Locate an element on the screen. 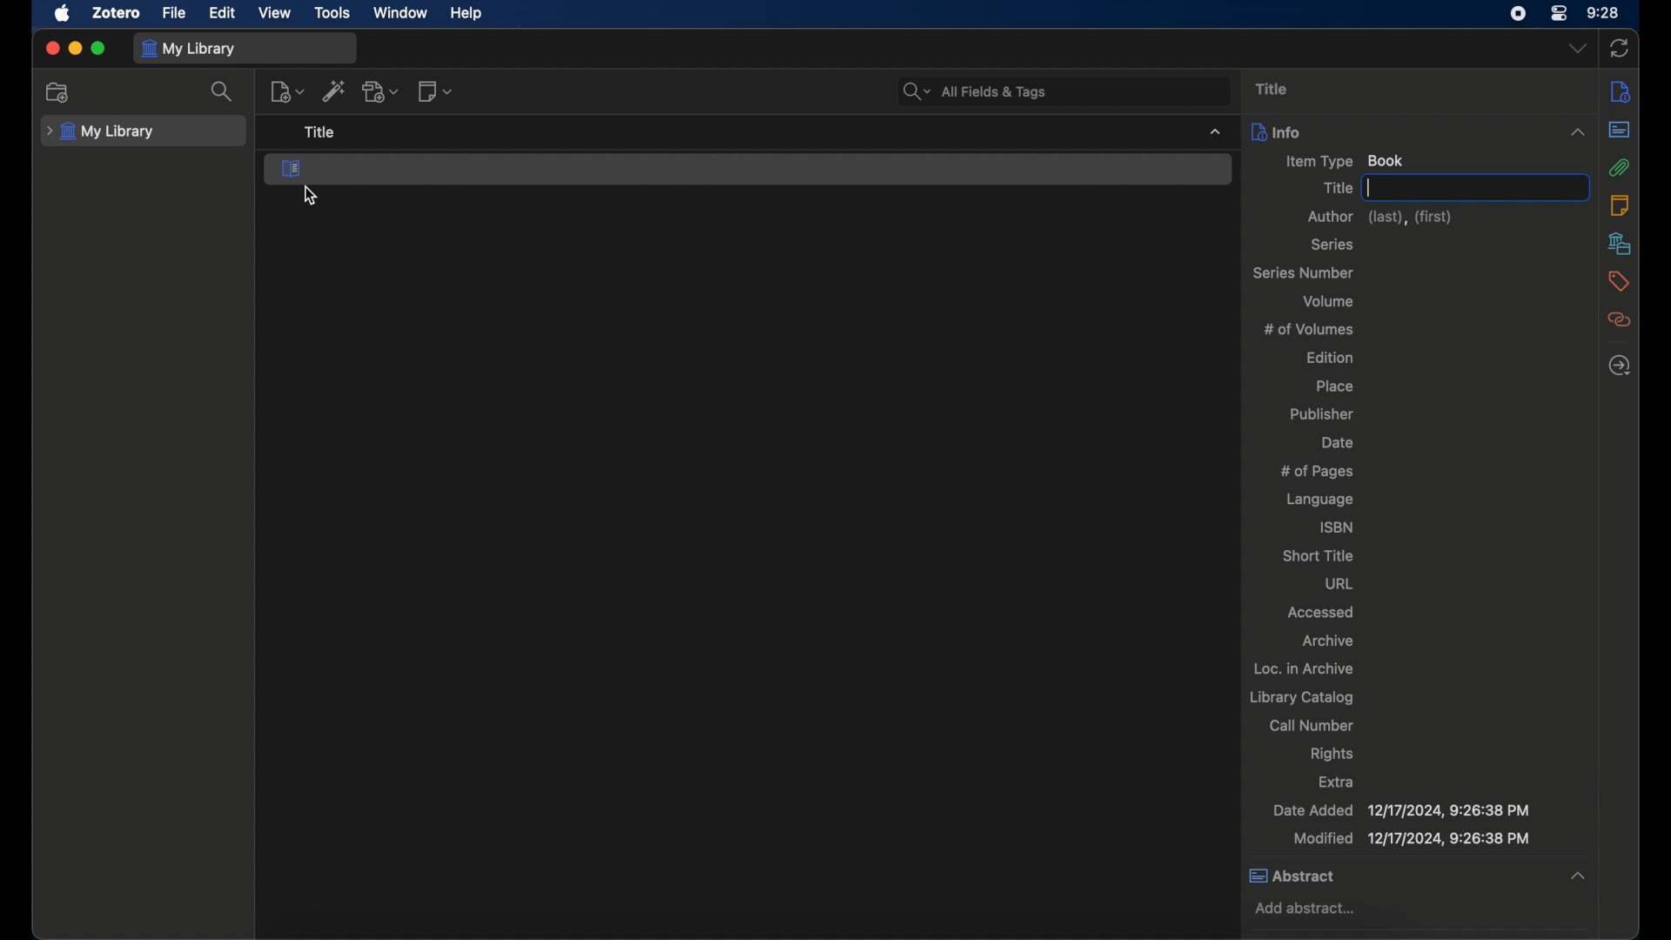 This screenshot has height=940, width=1671. window is located at coordinates (401, 12).